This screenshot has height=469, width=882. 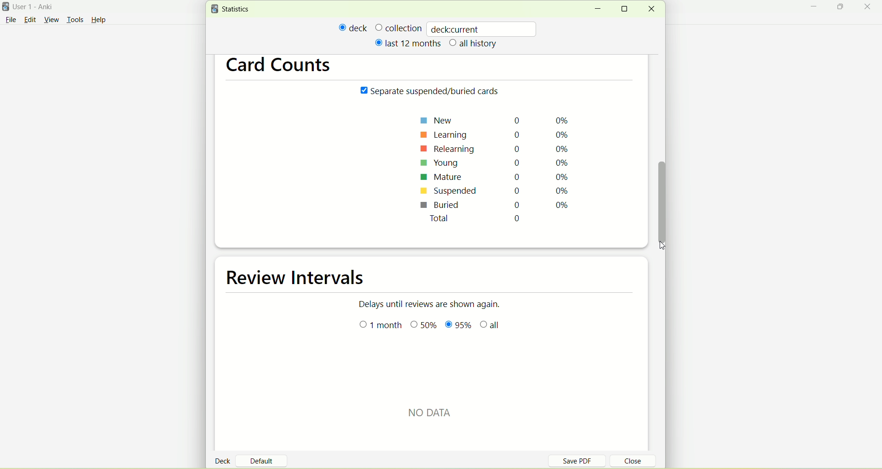 I want to click on close, so click(x=651, y=9).